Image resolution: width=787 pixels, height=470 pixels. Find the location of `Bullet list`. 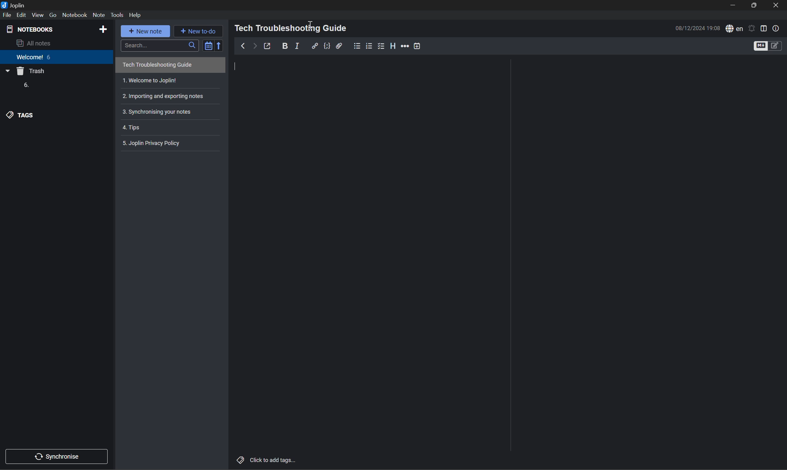

Bullet list is located at coordinates (357, 45).